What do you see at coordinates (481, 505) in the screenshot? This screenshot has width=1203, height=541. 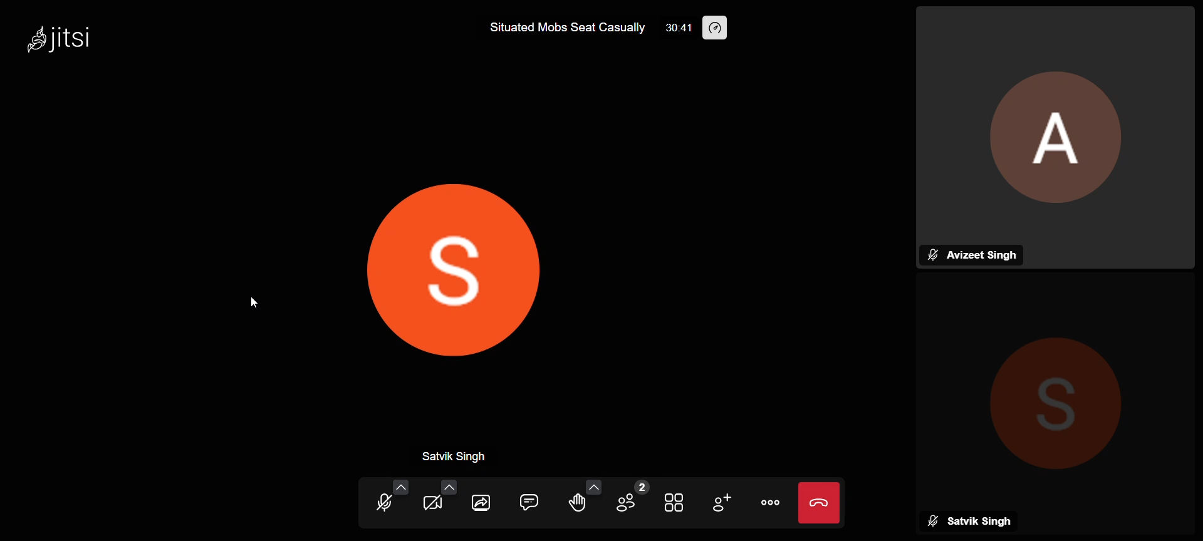 I see `share screen` at bounding box center [481, 505].